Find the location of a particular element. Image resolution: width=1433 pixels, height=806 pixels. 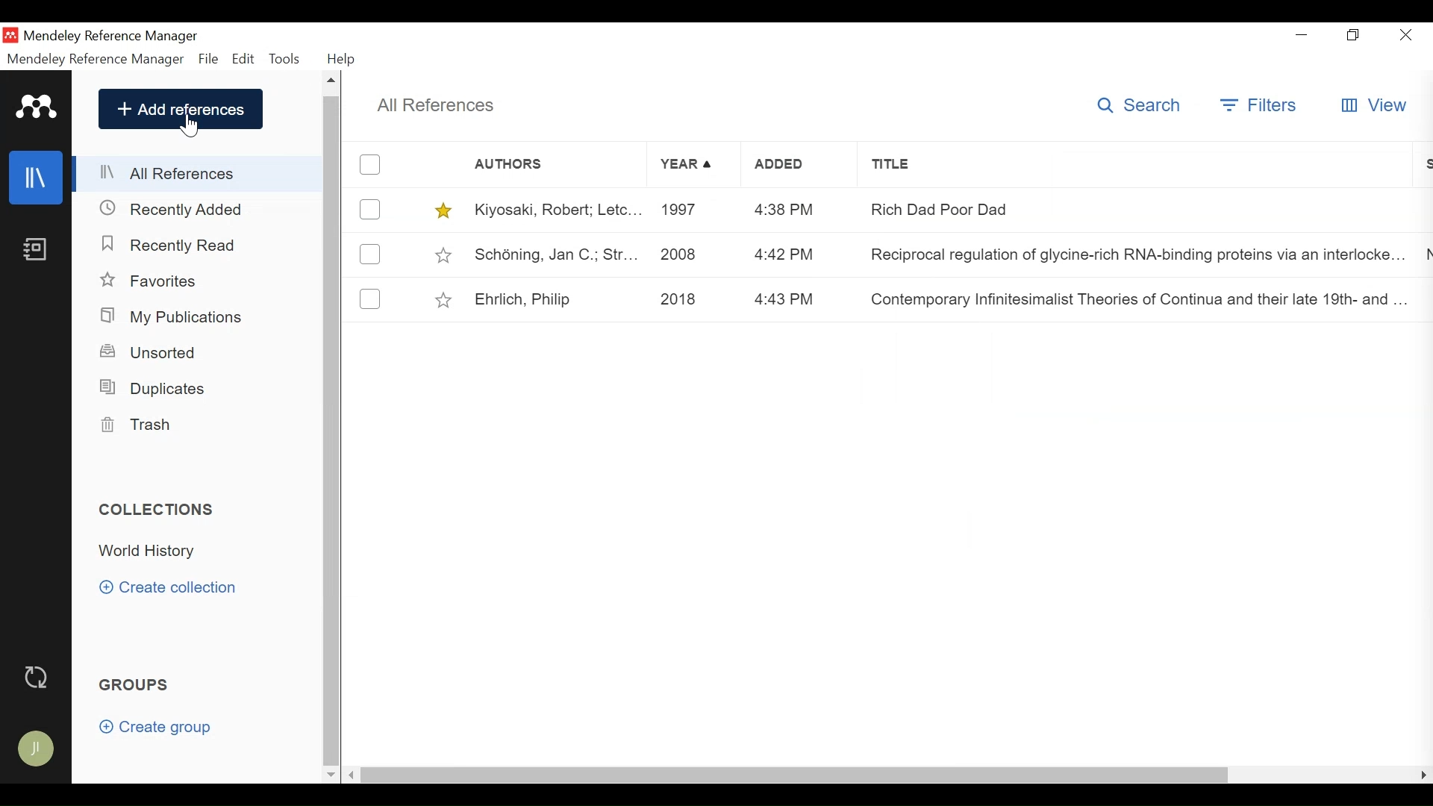

Groups is located at coordinates (137, 685).